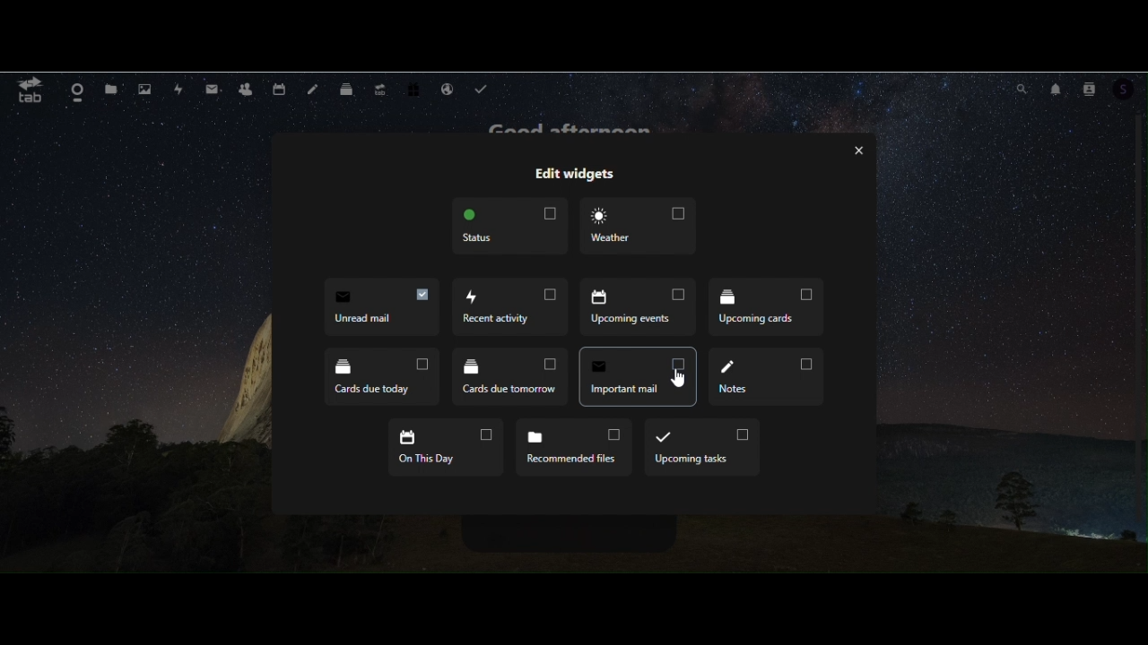  I want to click on Photos, so click(145, 90).